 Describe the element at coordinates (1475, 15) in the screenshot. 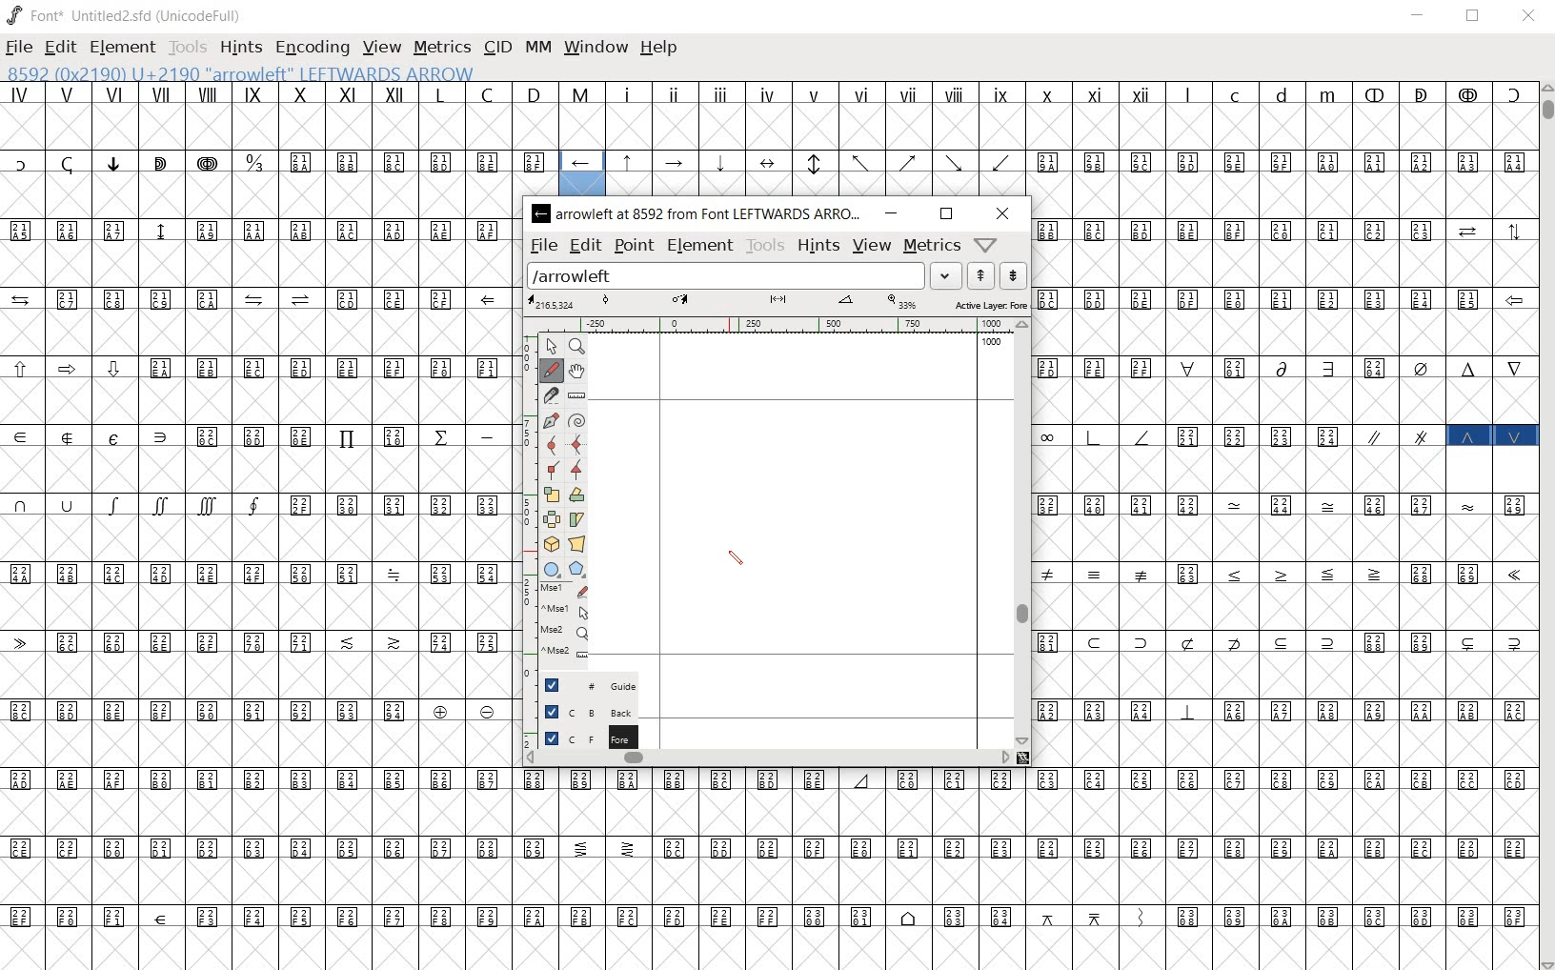

I see `restore` at that location.